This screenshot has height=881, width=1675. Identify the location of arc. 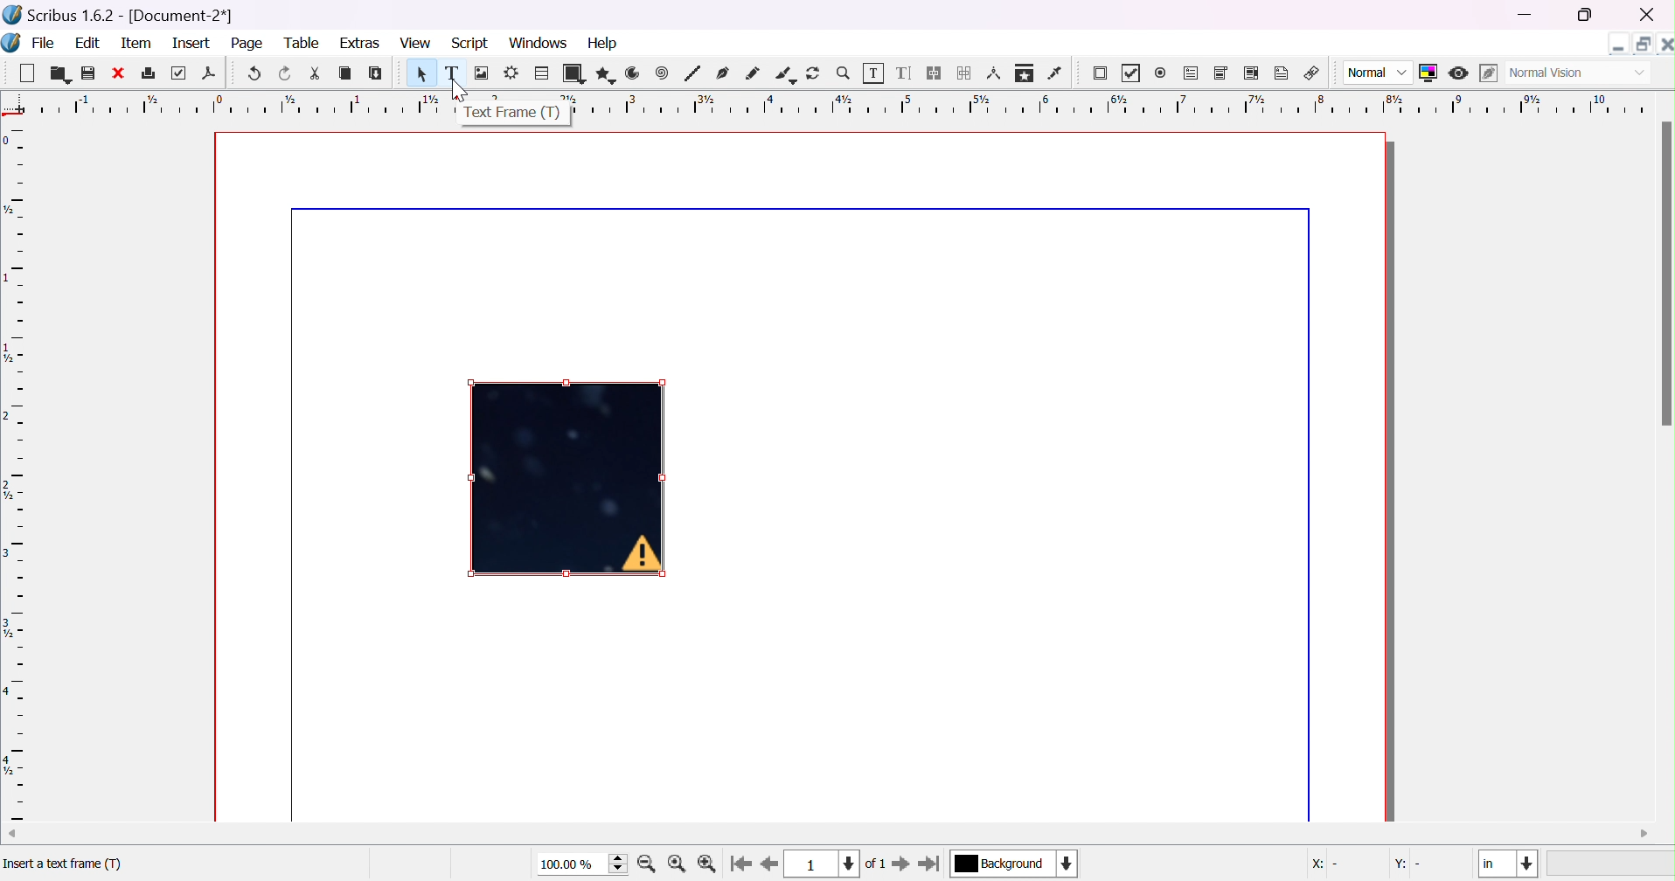
(634, 73).